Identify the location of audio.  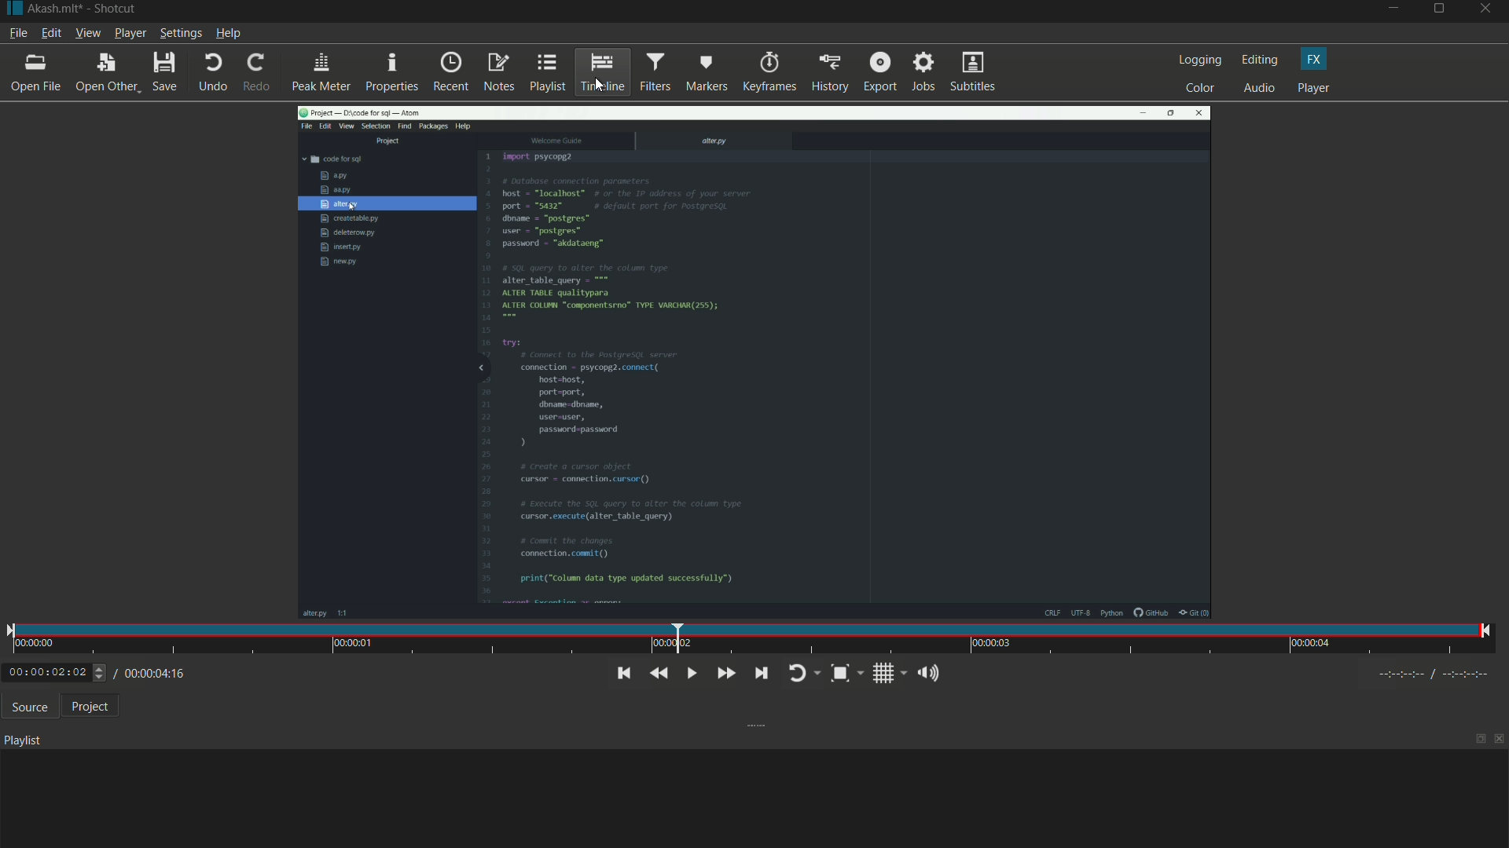
(1260, 89).